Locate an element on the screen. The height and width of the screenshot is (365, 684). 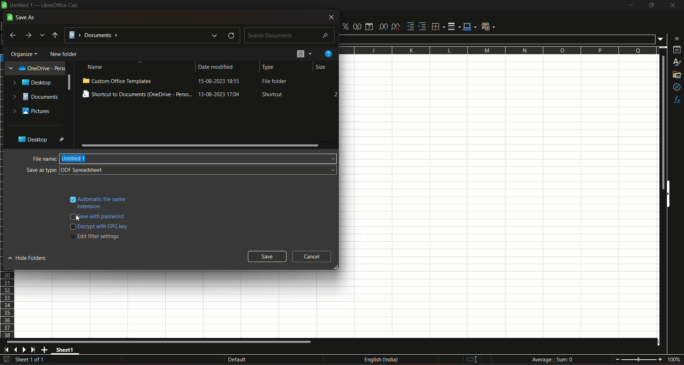
save with password is located at coordinates (103, 217).